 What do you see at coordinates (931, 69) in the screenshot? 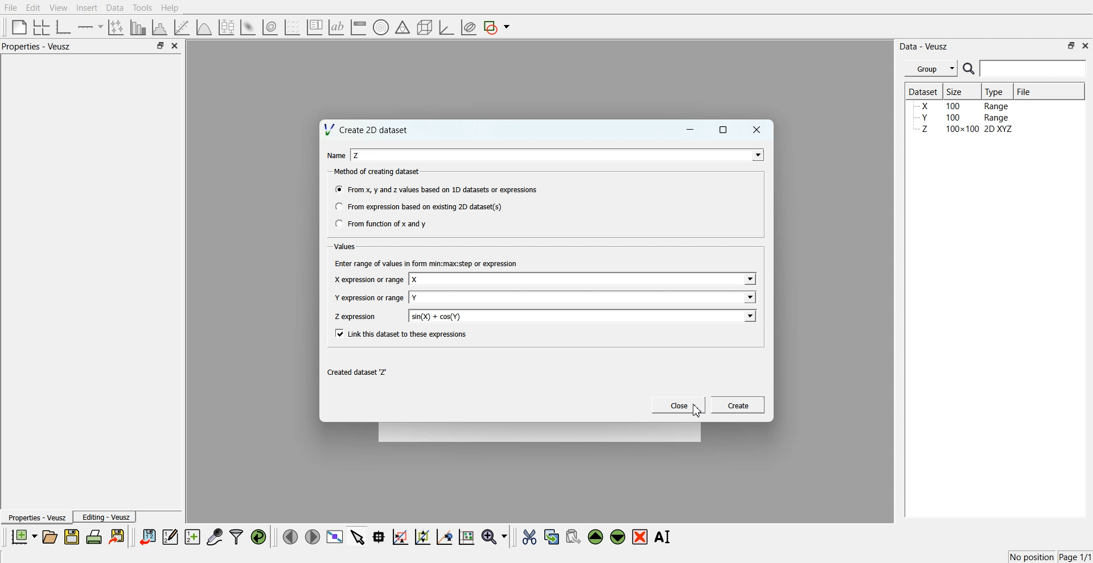
I see `Group` at bounding box center [931, 69].